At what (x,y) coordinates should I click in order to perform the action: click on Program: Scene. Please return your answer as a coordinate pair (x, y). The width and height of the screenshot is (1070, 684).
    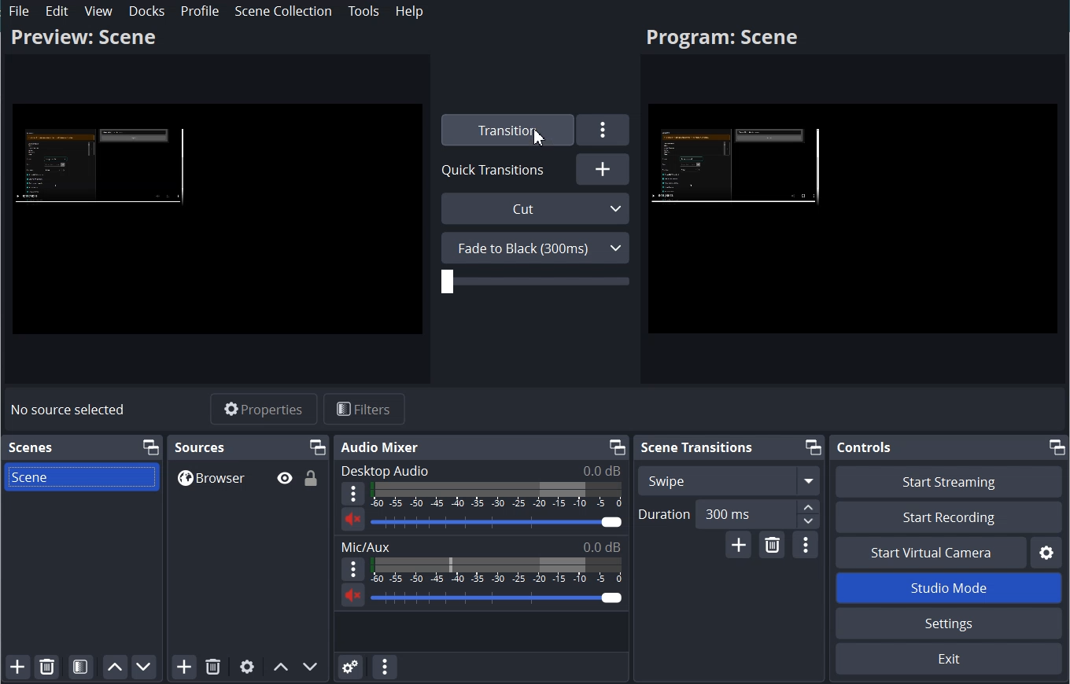
    Looking at the image, I should click on (83, 36).